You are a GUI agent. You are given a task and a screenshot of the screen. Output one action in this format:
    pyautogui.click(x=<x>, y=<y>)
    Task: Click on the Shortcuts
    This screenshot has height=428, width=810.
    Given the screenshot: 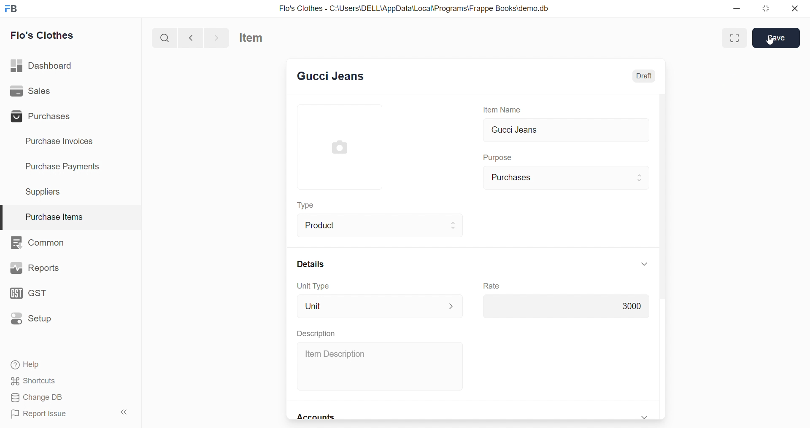 What is the action you would take?
    pyautogui.click(x=68, y=380)
    